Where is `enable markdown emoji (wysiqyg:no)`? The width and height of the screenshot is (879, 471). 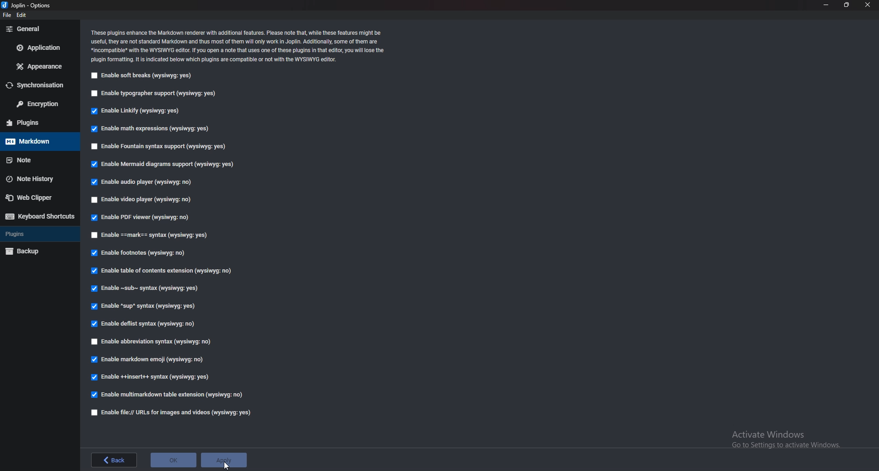
enable markdown emoji (wysiqyg:no) is located at coordinates (146, 360).